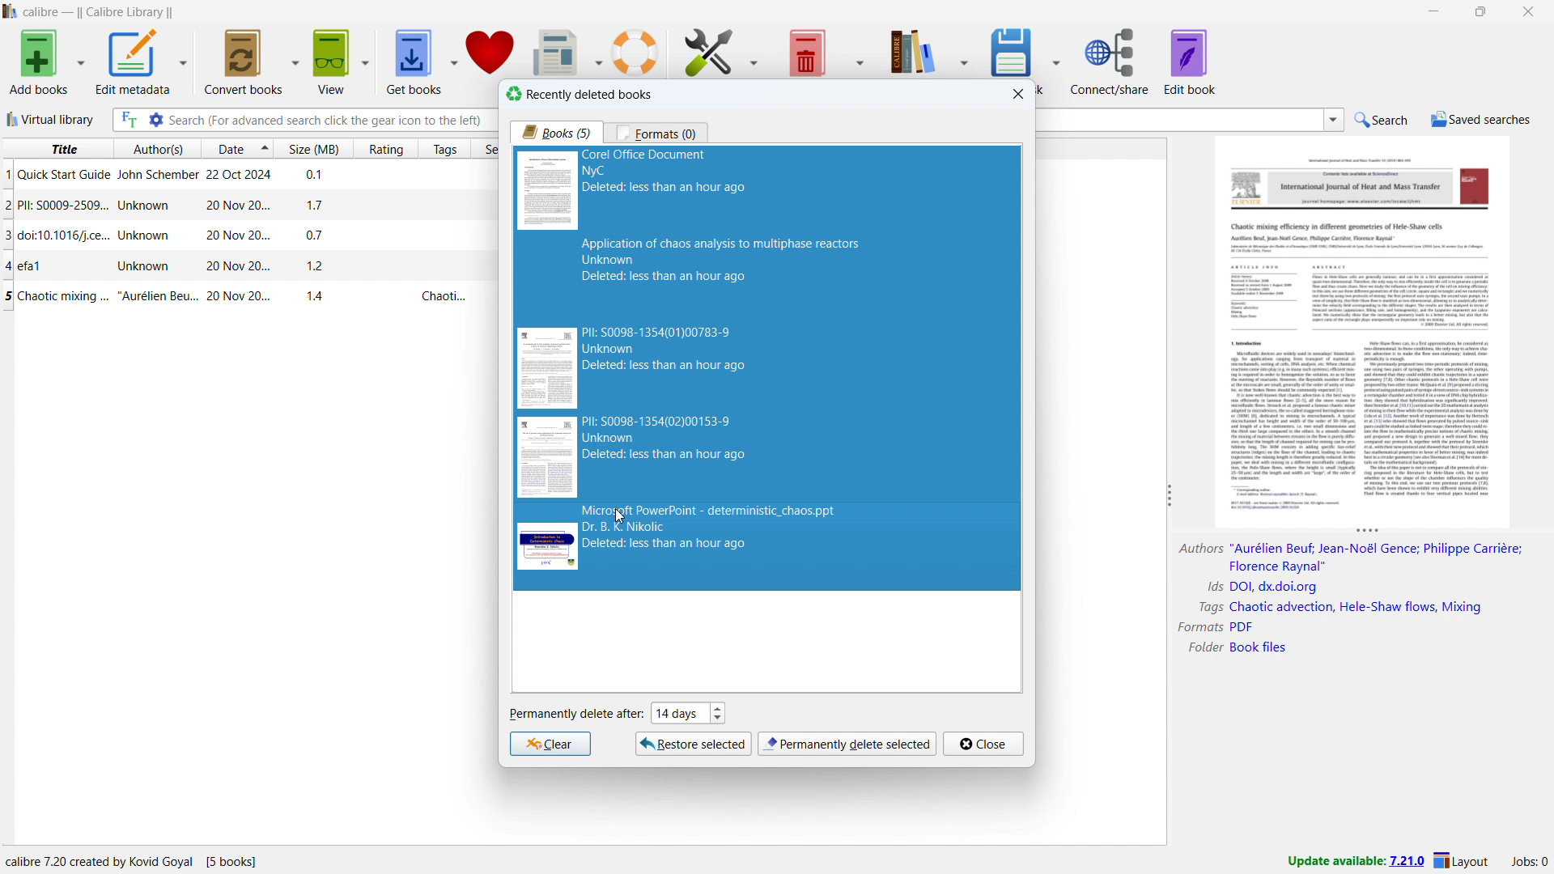  What do you see at coordinates (39, 62) in the screenshot?
I see `add books ` at bounding box center [39, 62].